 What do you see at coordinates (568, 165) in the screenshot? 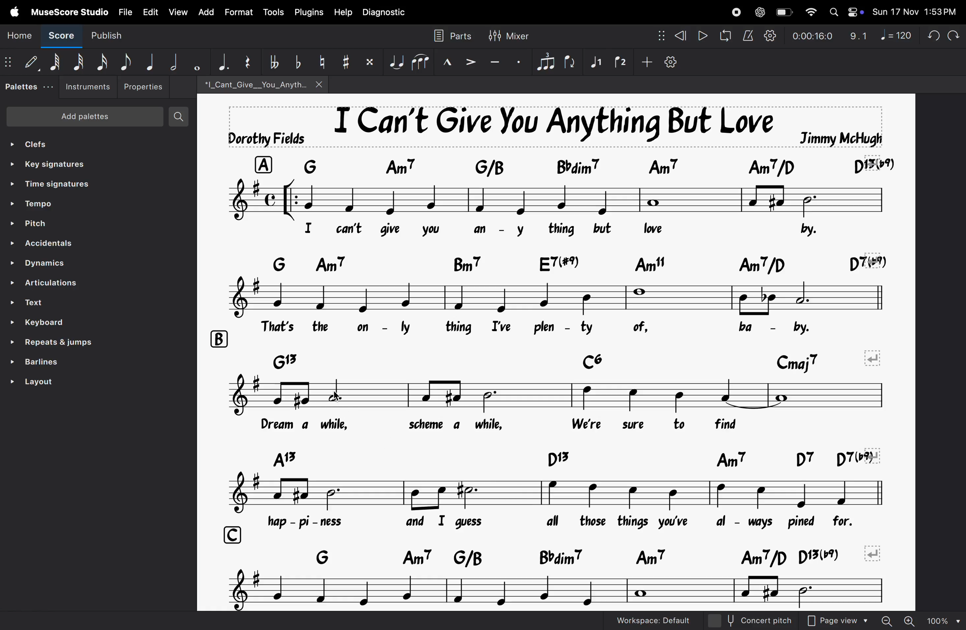
I see `keyboard asiggned notes` at bounding box center [568, 165].